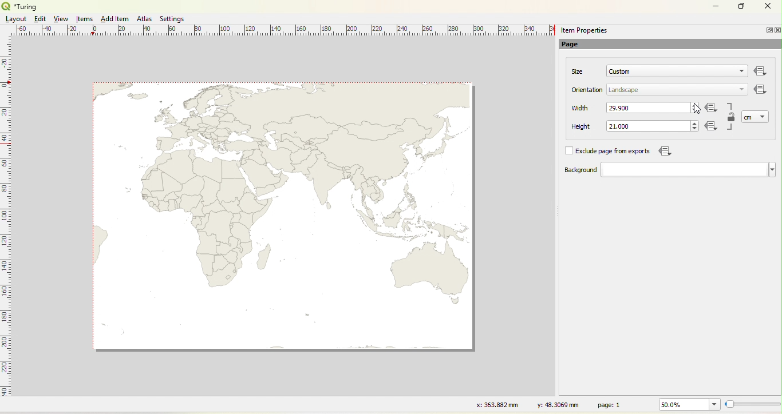 The image size is (782, 414). What do you see at coordinates (588, 90) in the screenshot?
I see `Orientation` at bounding box center [588, 90].